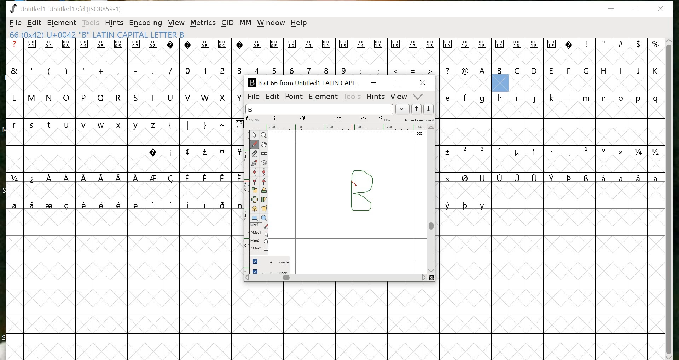 The width and height of the screenshot is (679, 360). What do you see at coordinates (271, 271) in the screenshot?
I see `back layer` at bounding box center [271, 271].